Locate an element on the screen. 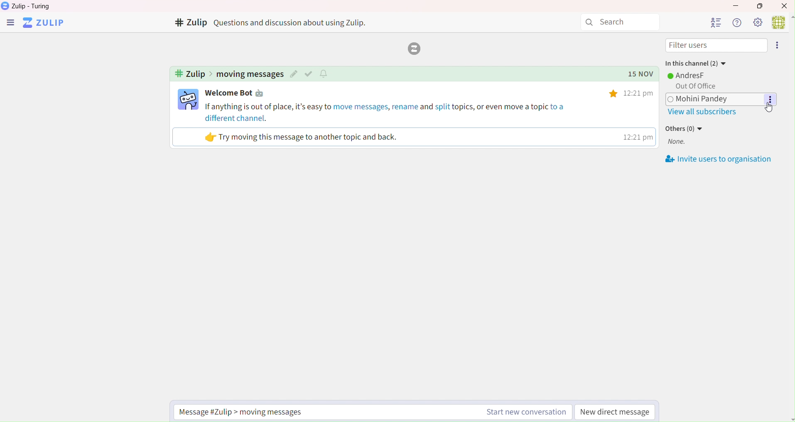 The width and height of the screenshot is (795, 422). Invite users to organization is located at coordinates (719, 159).